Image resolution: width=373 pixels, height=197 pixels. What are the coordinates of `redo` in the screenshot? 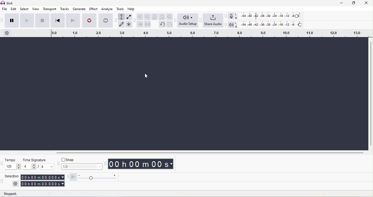 It's located at (170, 25).